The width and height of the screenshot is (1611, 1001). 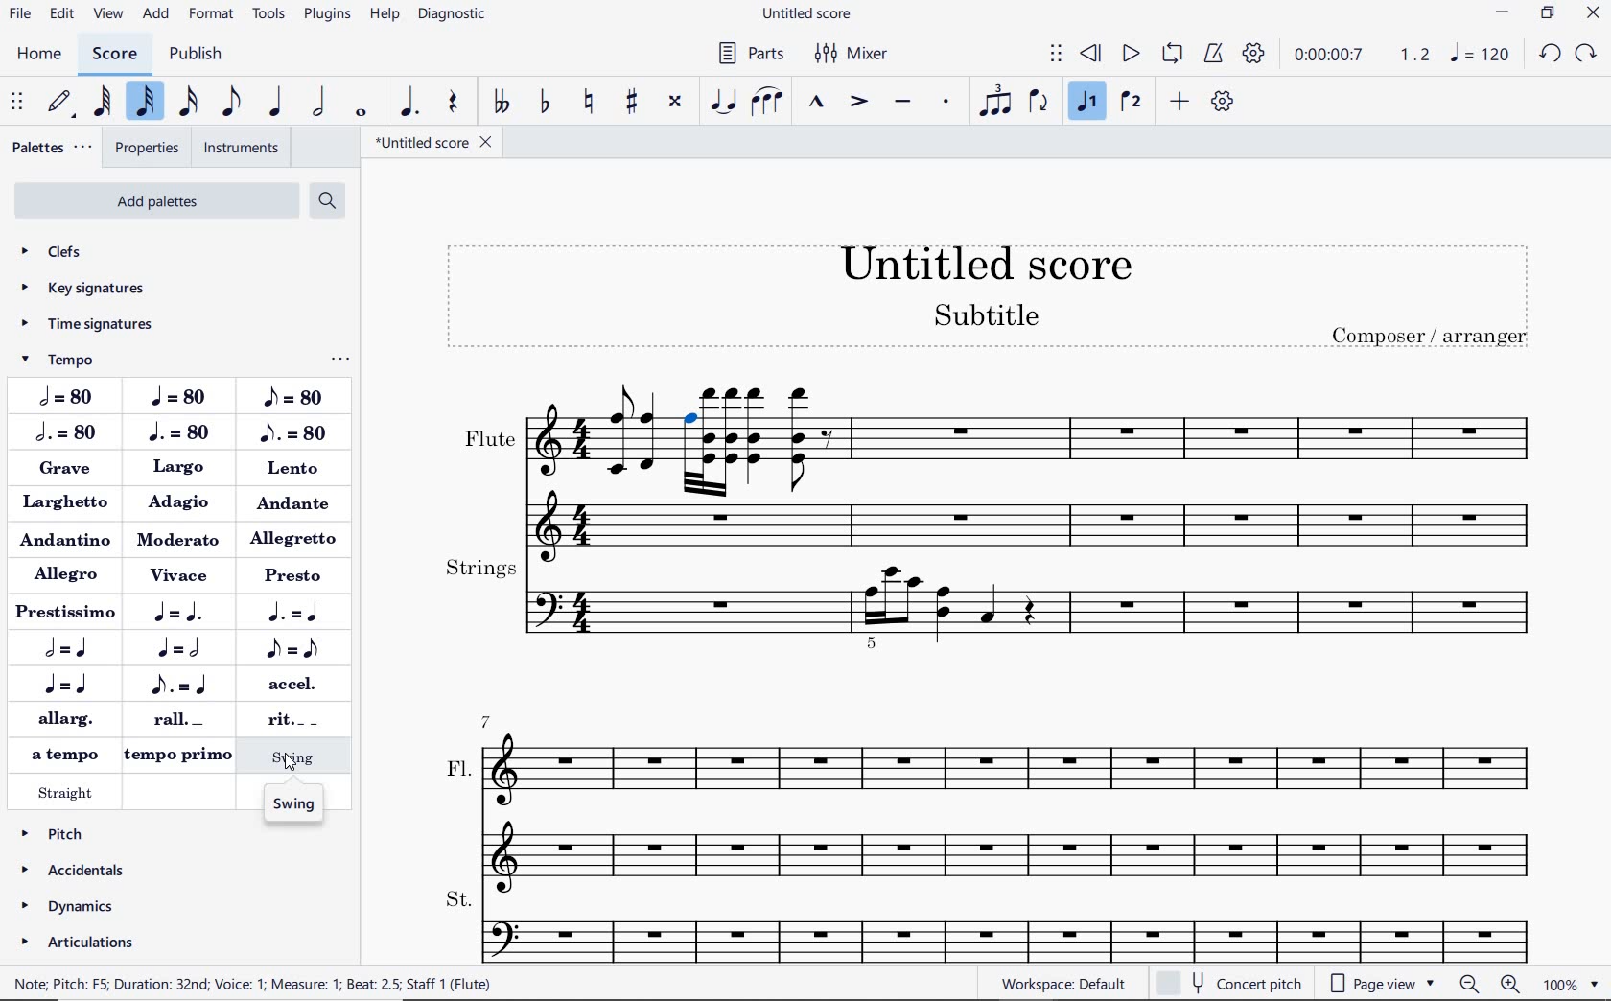 I want to click on METRIC MODULATION: QUARTER NOTE: DOTTED, so click(x=183, y=616).